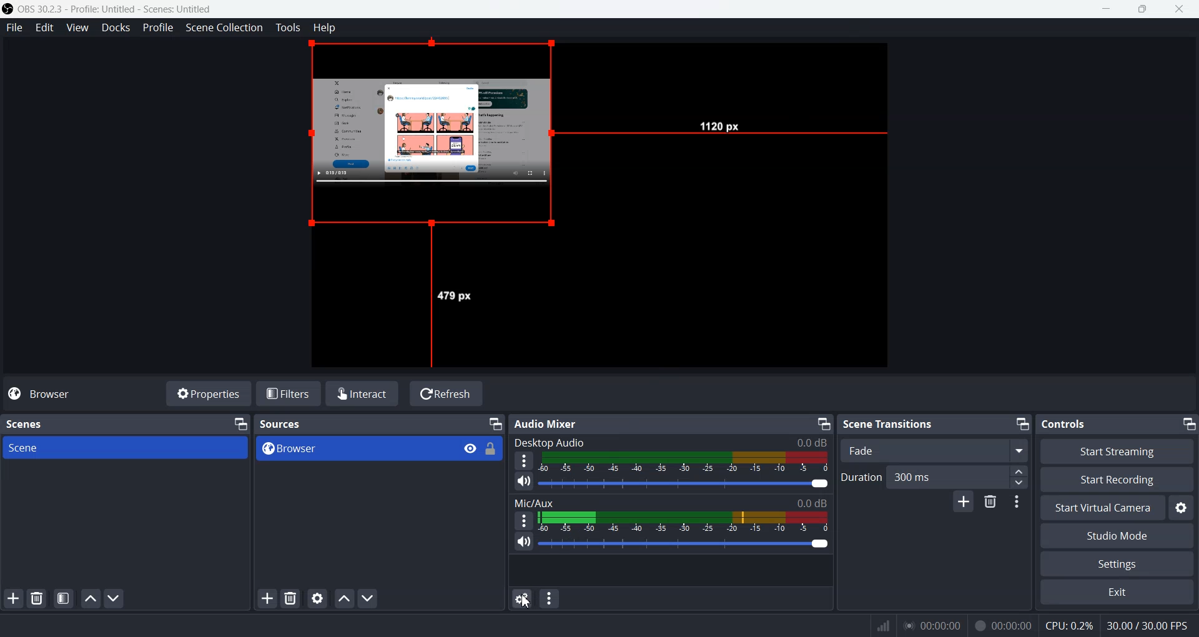 The height and width of the screenshot is (637, 1199). I want to click on Sources, so click(289, 423).